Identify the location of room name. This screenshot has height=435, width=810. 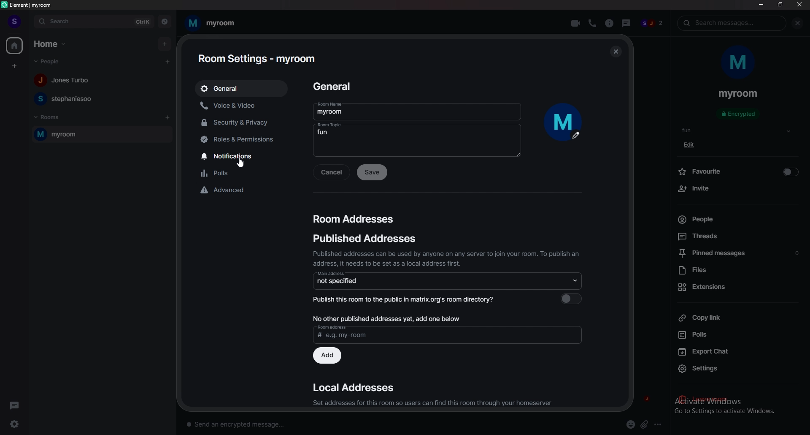
(211, 23).